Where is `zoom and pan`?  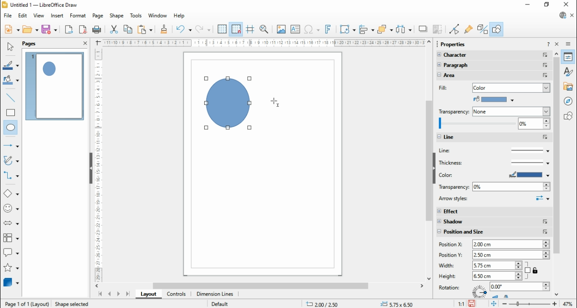
zoom and pan is located at coordinates (264, 30).